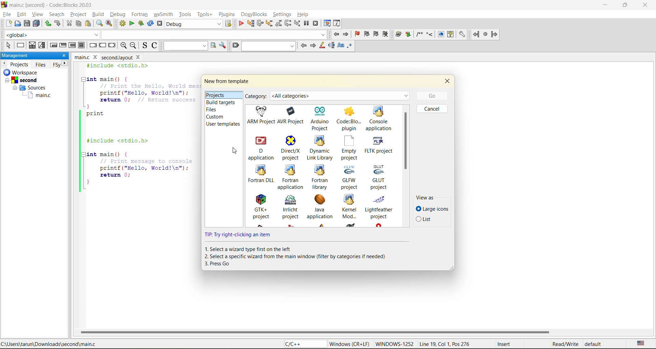  Describe the element at coordinates (194, 25) in the screenshot. I see `build target` at that location.